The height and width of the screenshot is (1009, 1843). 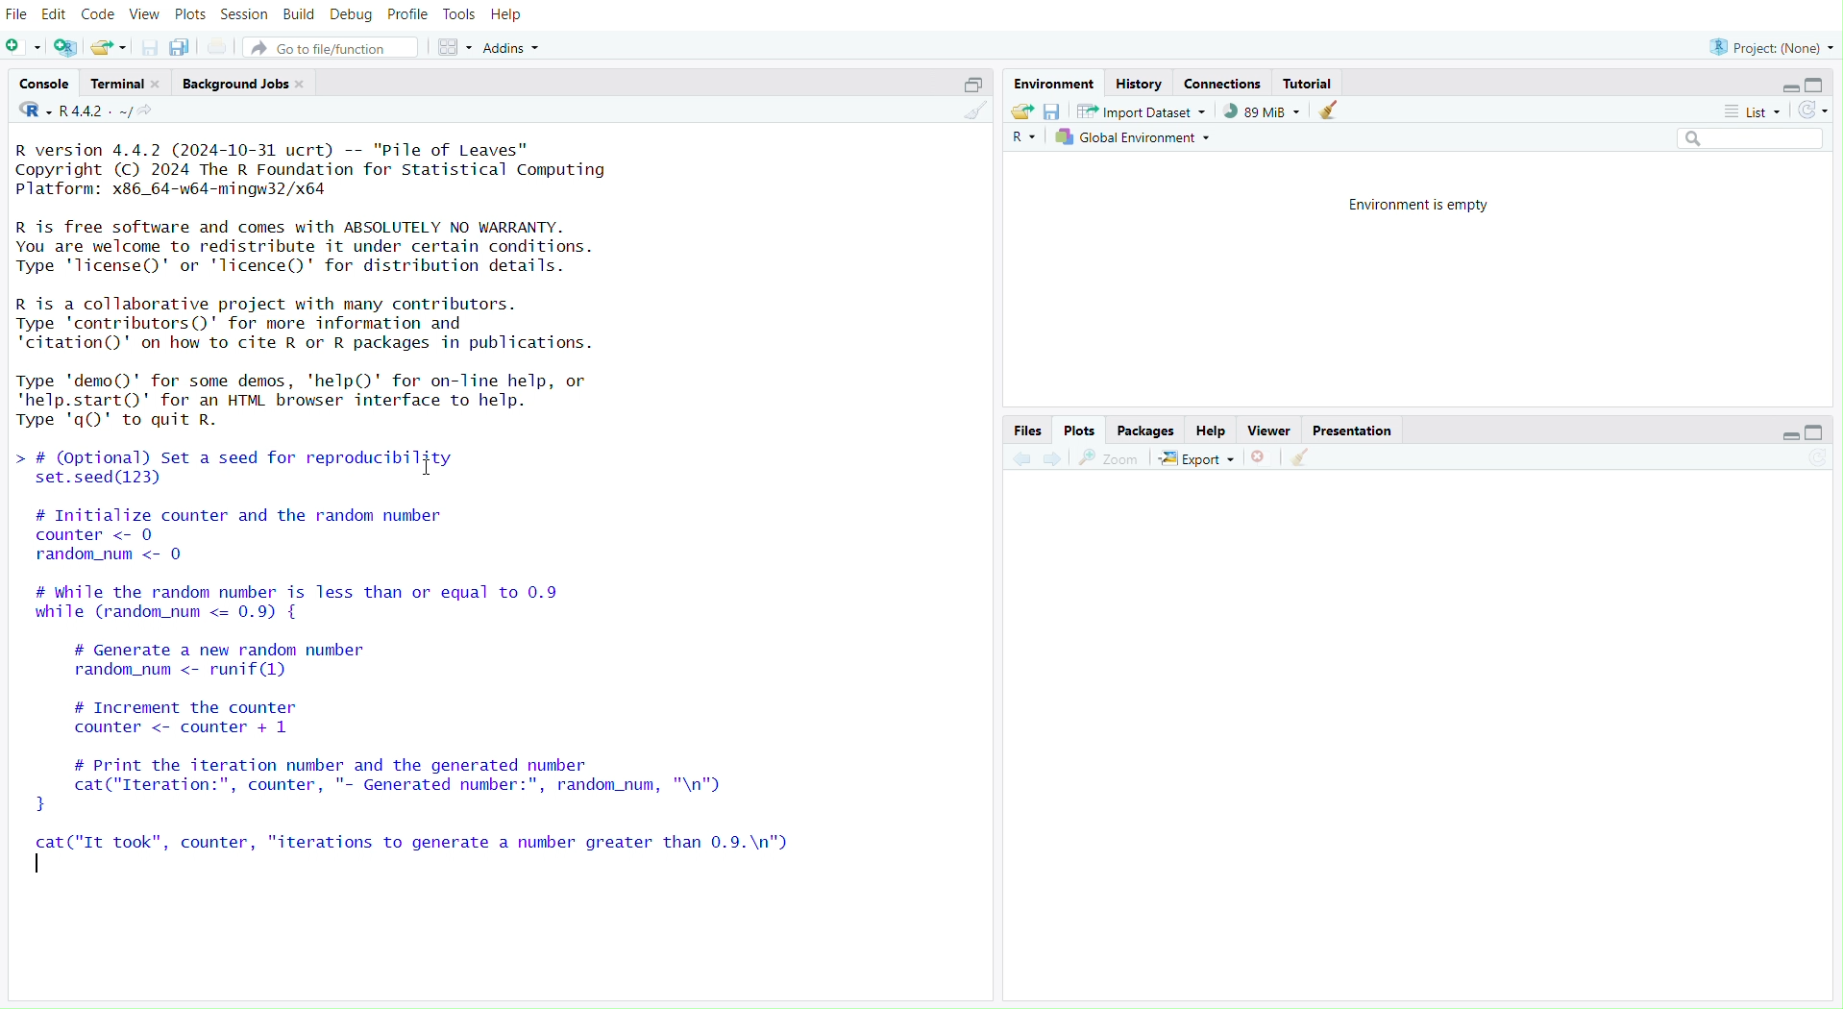 I want to click on Profile, so click(x=405, y=15).